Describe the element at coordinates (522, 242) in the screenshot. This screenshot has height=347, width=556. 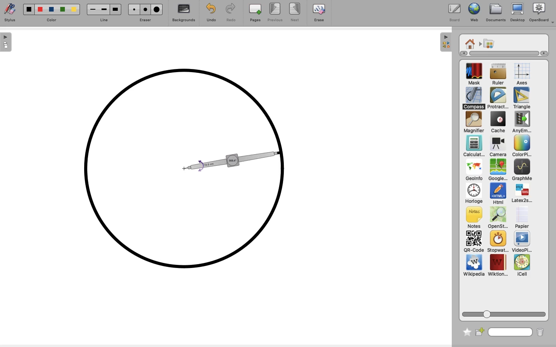
I see `VideoPlayer` at that location.